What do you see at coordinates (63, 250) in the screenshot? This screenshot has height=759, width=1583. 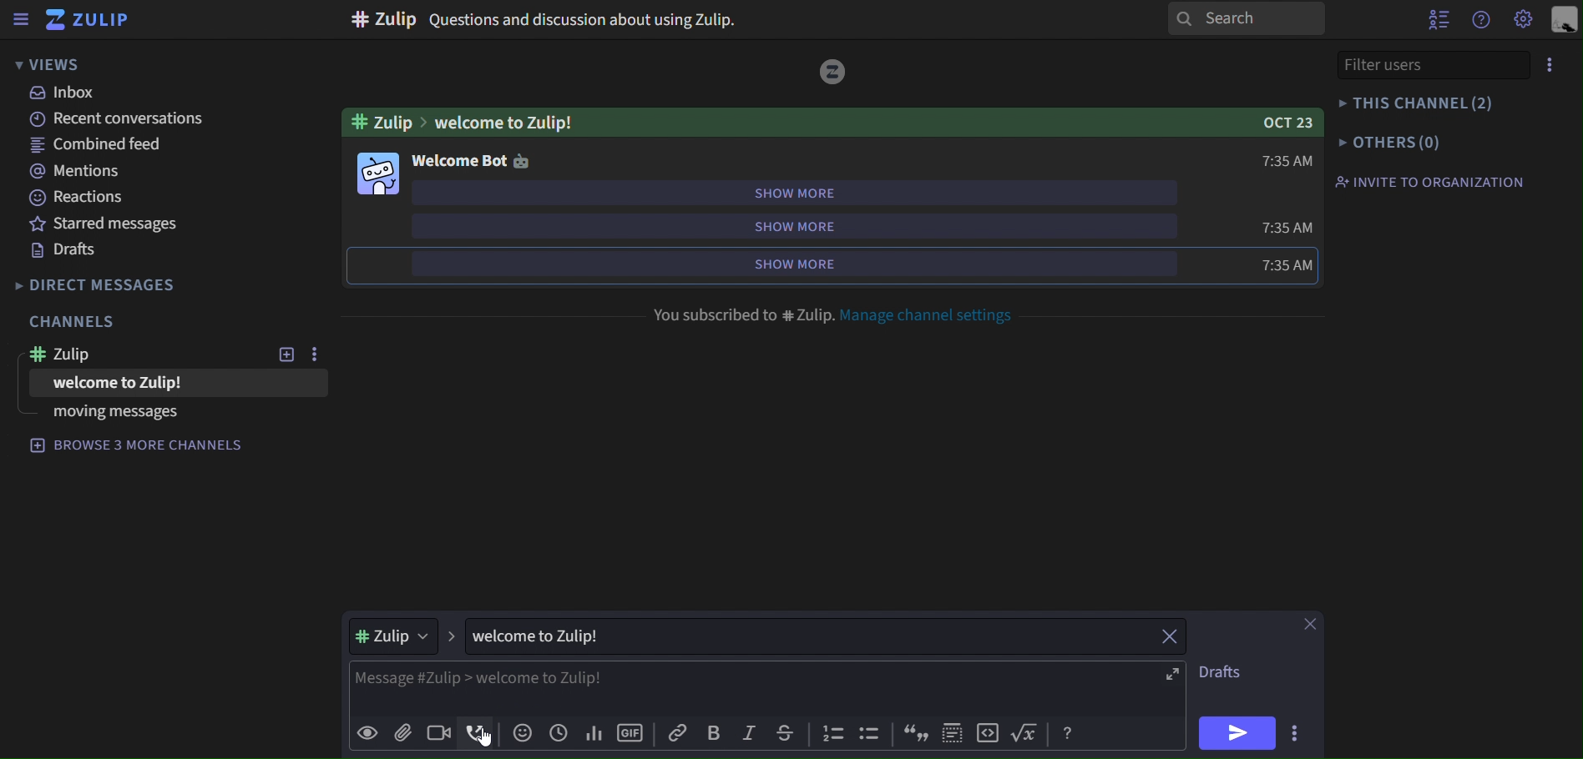 I see `drafts` at bounding box center [63, 250].